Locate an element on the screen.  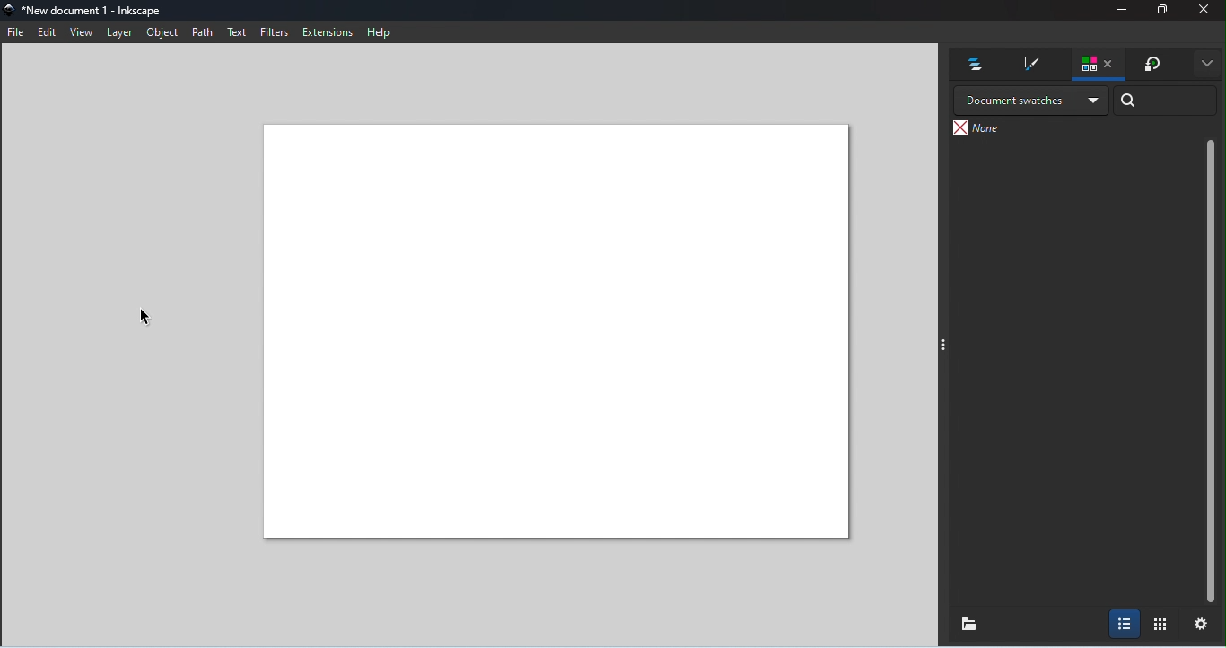
Show colors in a grid is located at coordinates (1160, 623).